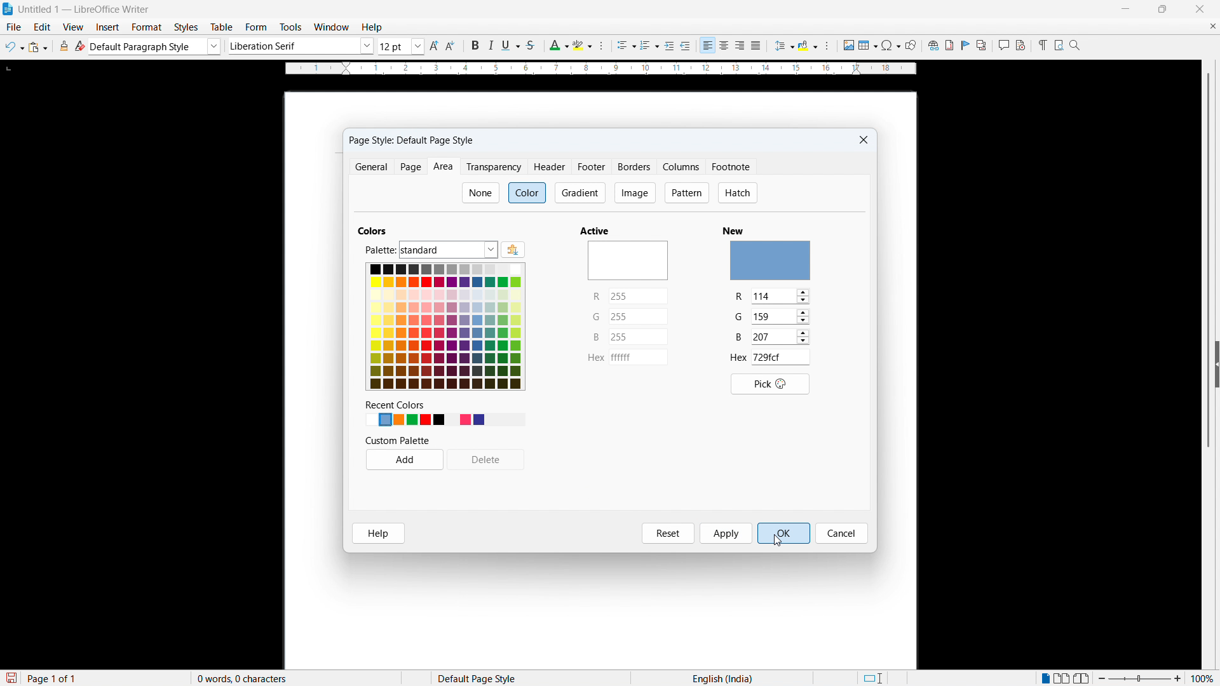 The image size is (1220, 686). What do you see at coordinates (452, 46) in the screenshot?
I see `Reduce font size ` at bounding box center [452, 46].